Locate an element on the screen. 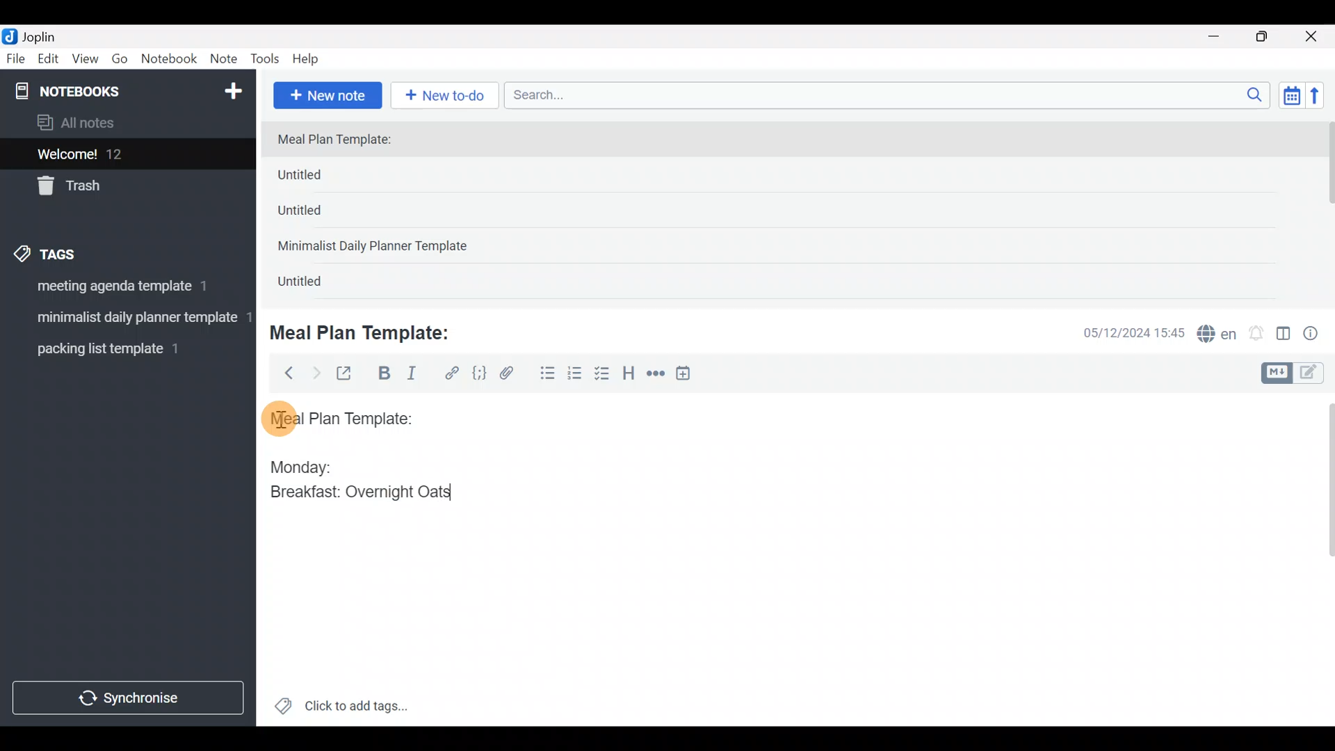  Maximize is located at coordinates (1270, 37).